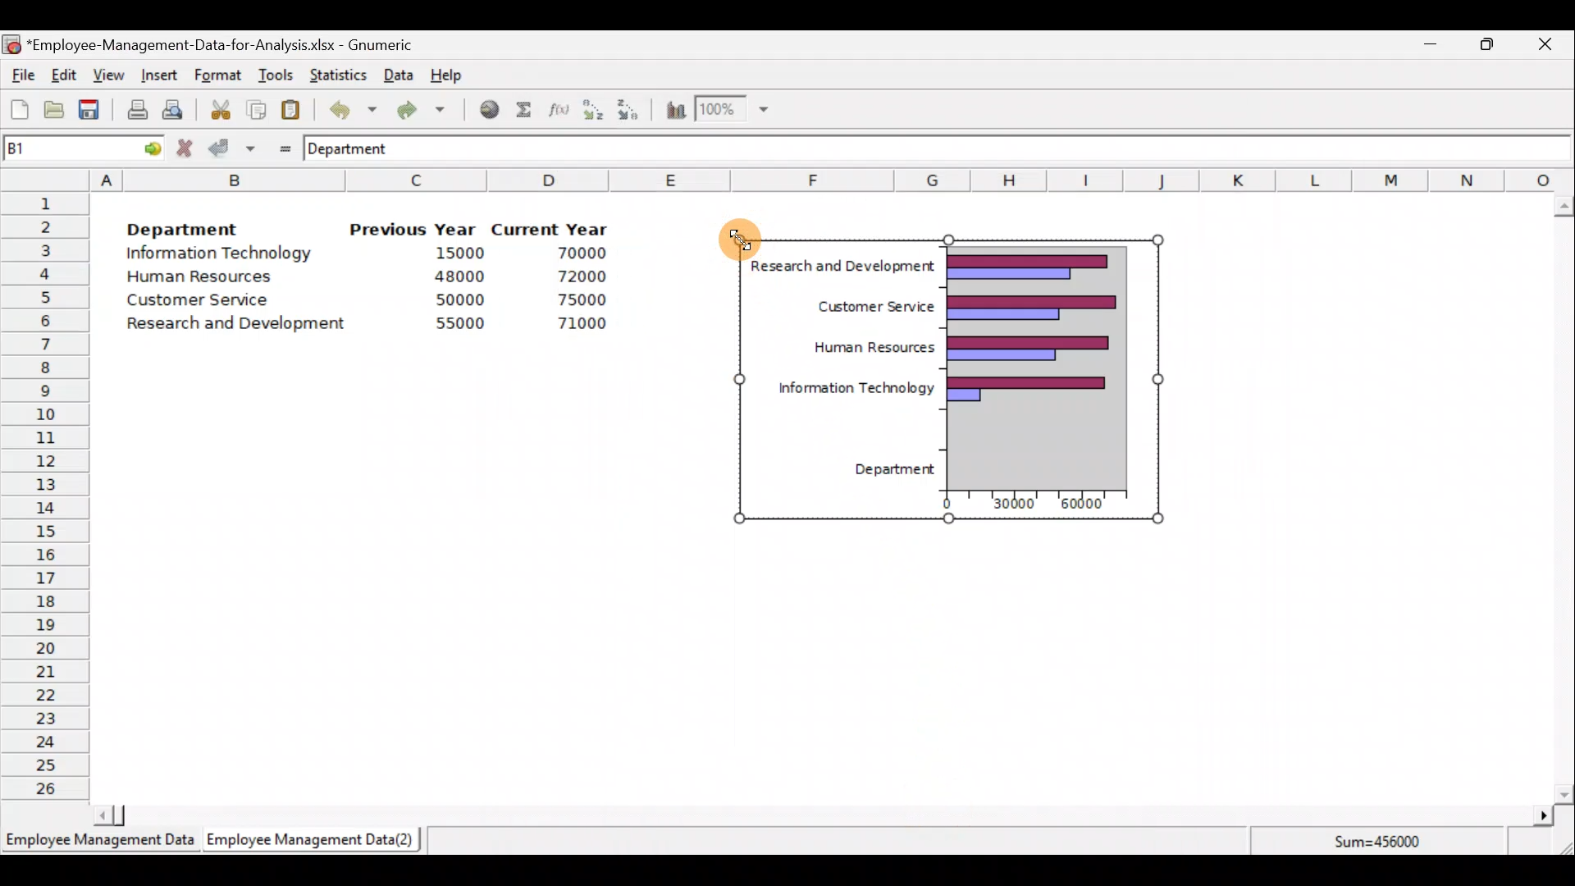  Describe the element at coordinates (54, 148) in the screenshot. I see `Cell name B1` at that location.